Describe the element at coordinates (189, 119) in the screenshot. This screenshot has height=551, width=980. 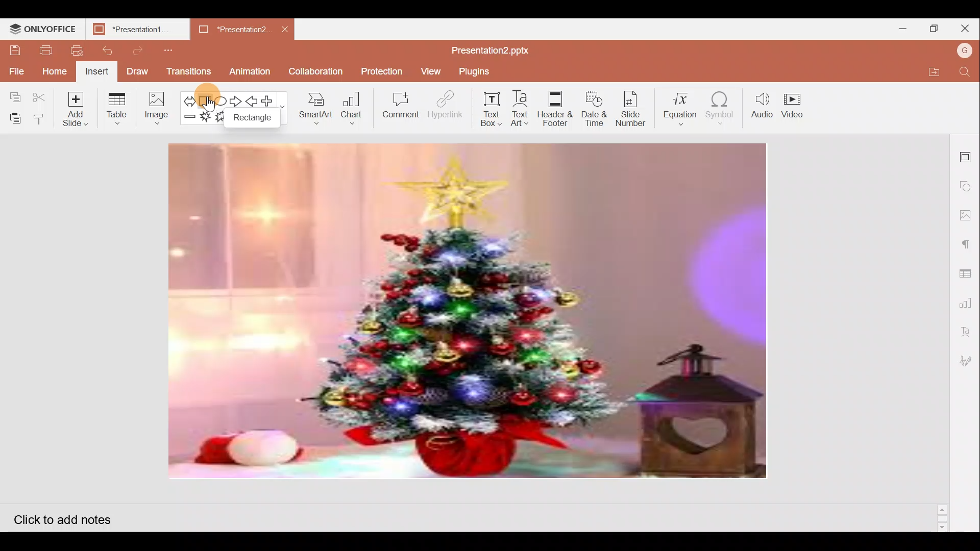
I see `Minus` at that location.